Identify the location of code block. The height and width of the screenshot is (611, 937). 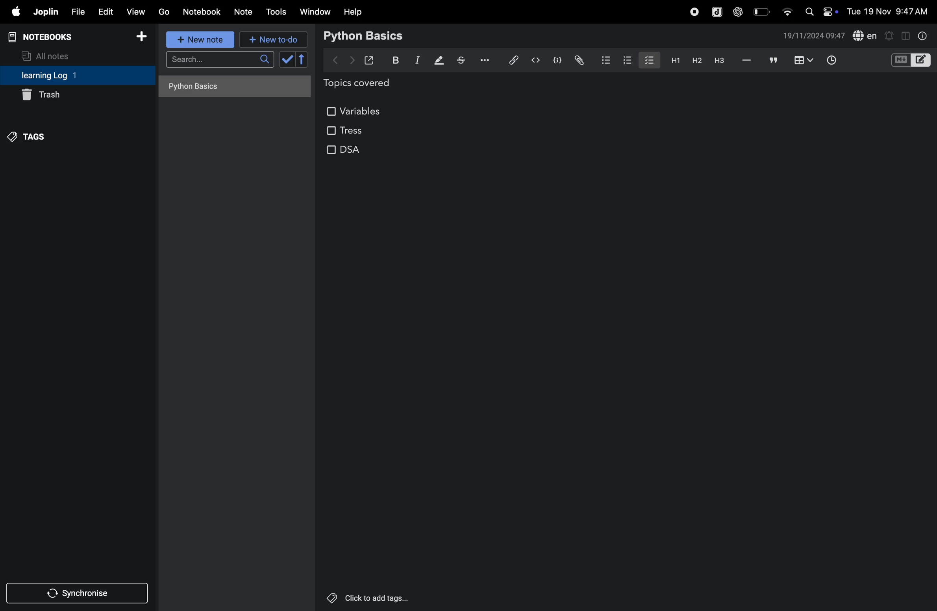
(910, 61).